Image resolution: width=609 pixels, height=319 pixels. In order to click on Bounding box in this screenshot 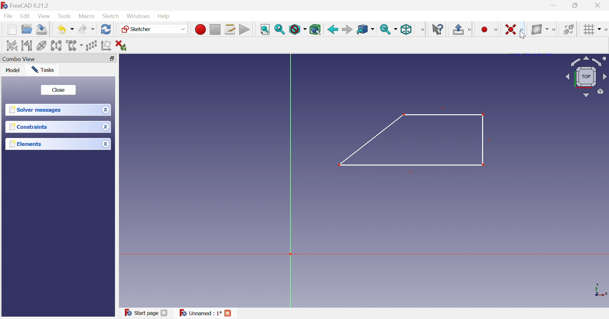, I will do `click(316, 29)`.